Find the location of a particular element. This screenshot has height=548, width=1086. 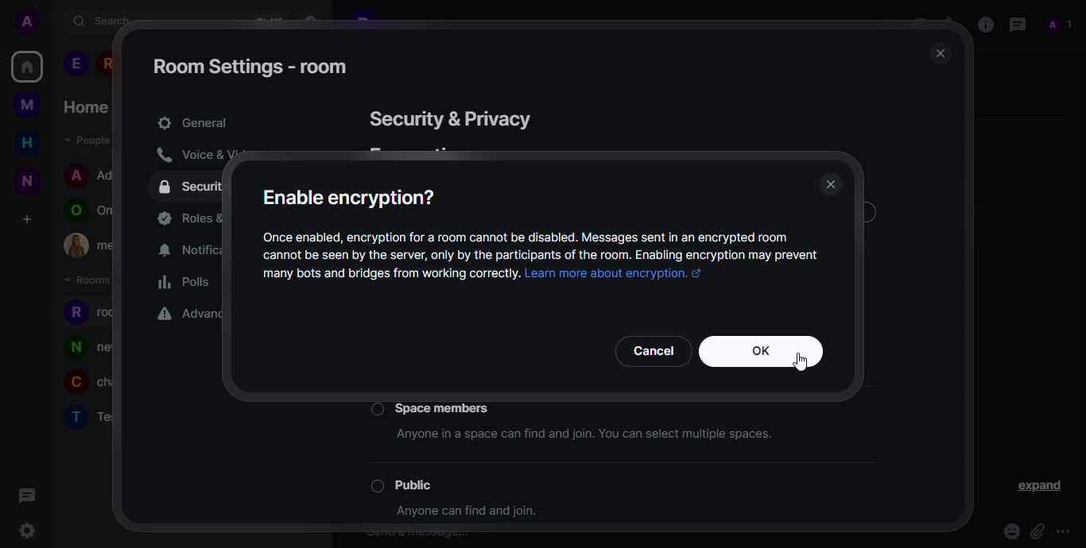

enable is located at coordinates (347, 197).